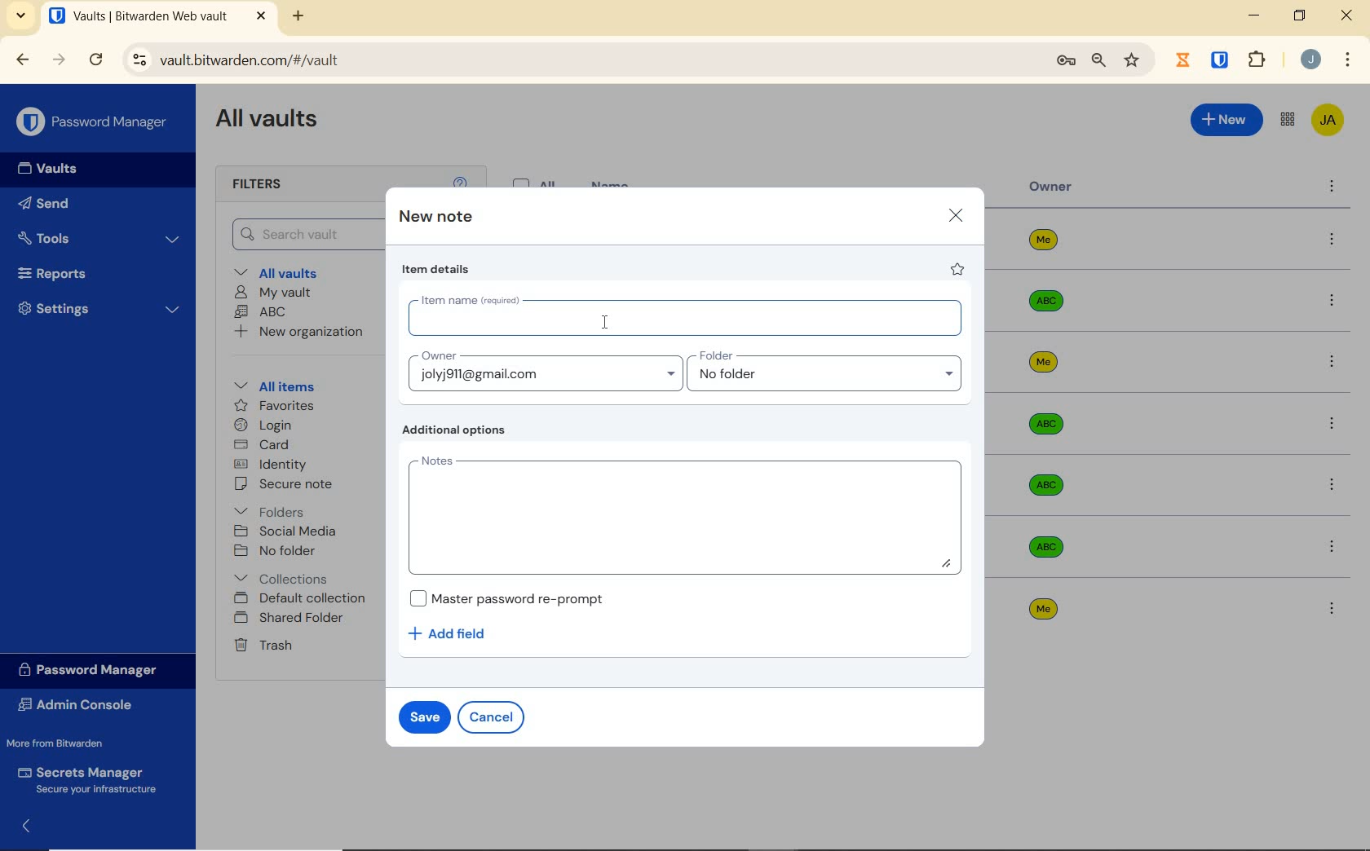 Image resolution: width=1370 pixels, height=851 pixels. Describe the element at coordinates (267, 426) in the screenshot. I see `login` at that location.